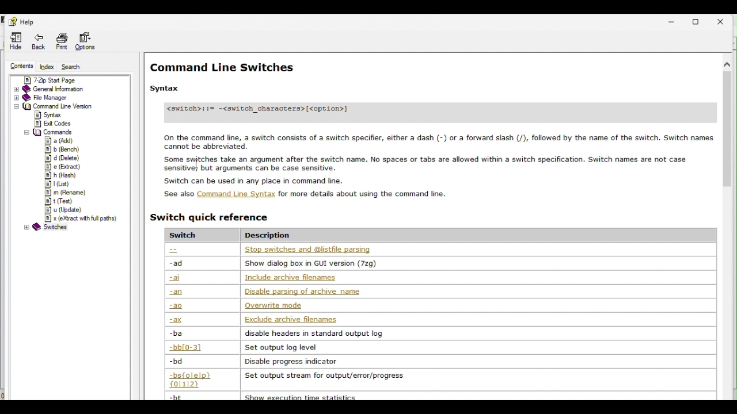 Image resolution: width=737 pixels, height=414 pixels. What do you see at coordinates (175, 363) in the screenshot?
I see `-bd` at bounding box center [175, 363].